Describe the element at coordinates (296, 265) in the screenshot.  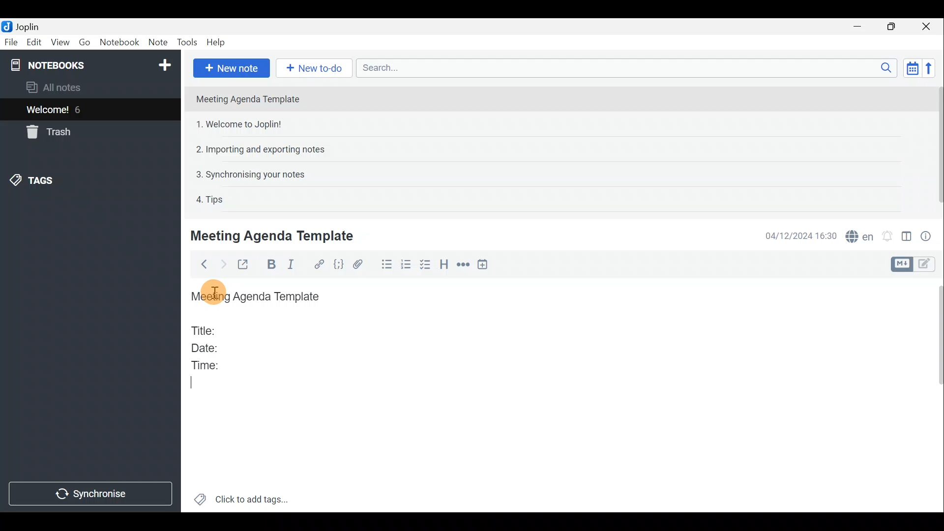
I see `Italic` at that location.